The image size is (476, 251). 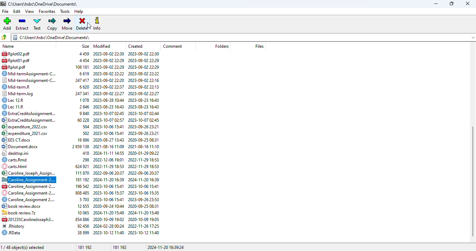 I want to click on favorites, so click(x=47, y=12).